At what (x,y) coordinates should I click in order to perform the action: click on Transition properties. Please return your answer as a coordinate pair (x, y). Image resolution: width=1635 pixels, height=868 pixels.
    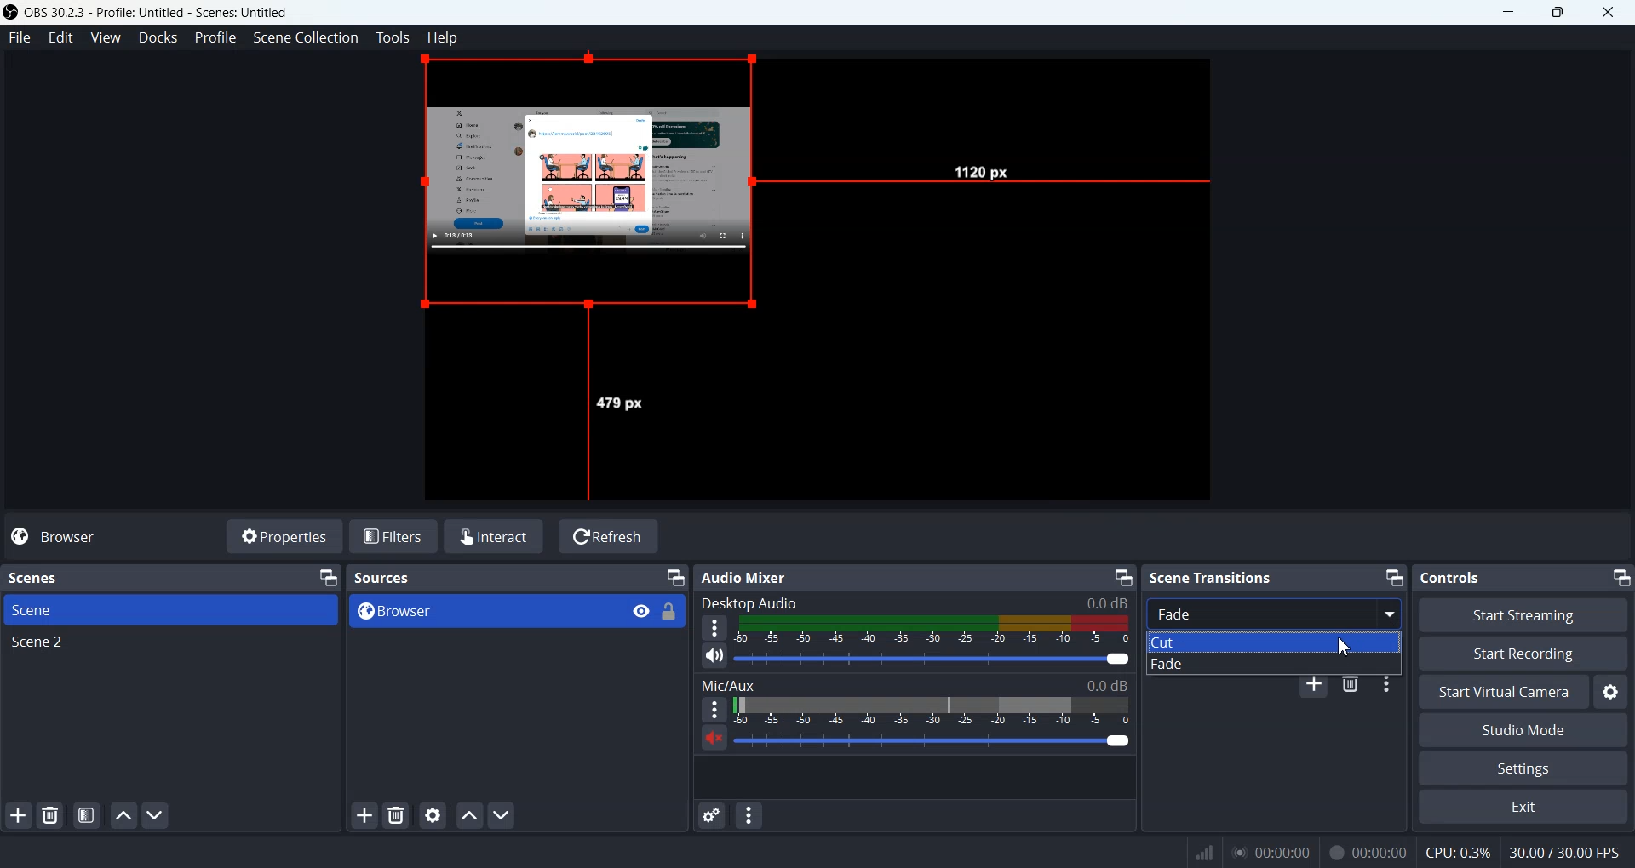
    Looking at the image, I should click on (1385, 686).